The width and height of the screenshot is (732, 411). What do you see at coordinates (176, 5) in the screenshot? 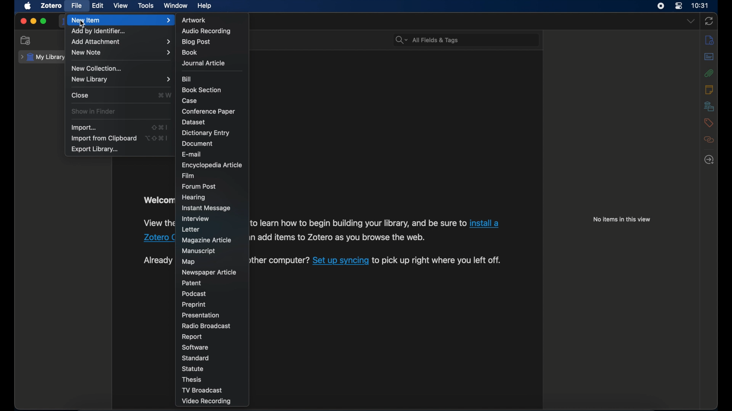
I see `window` at bounding box center [176, 5].